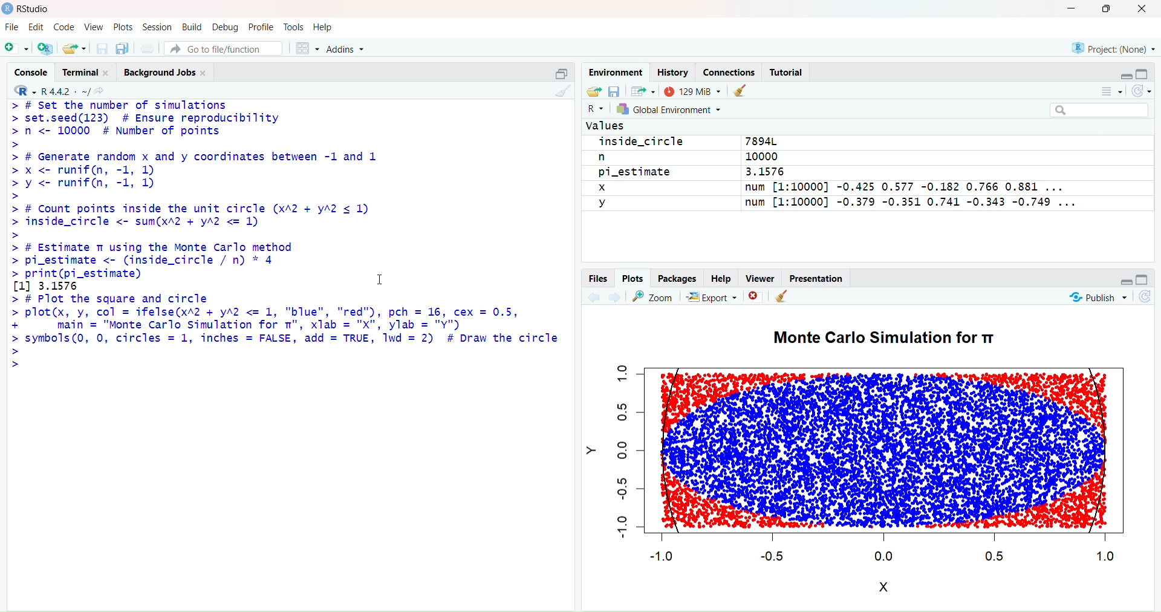  Describe the element at coordinates (561, 73) in the screenshot. I see `Maximize` at that location.